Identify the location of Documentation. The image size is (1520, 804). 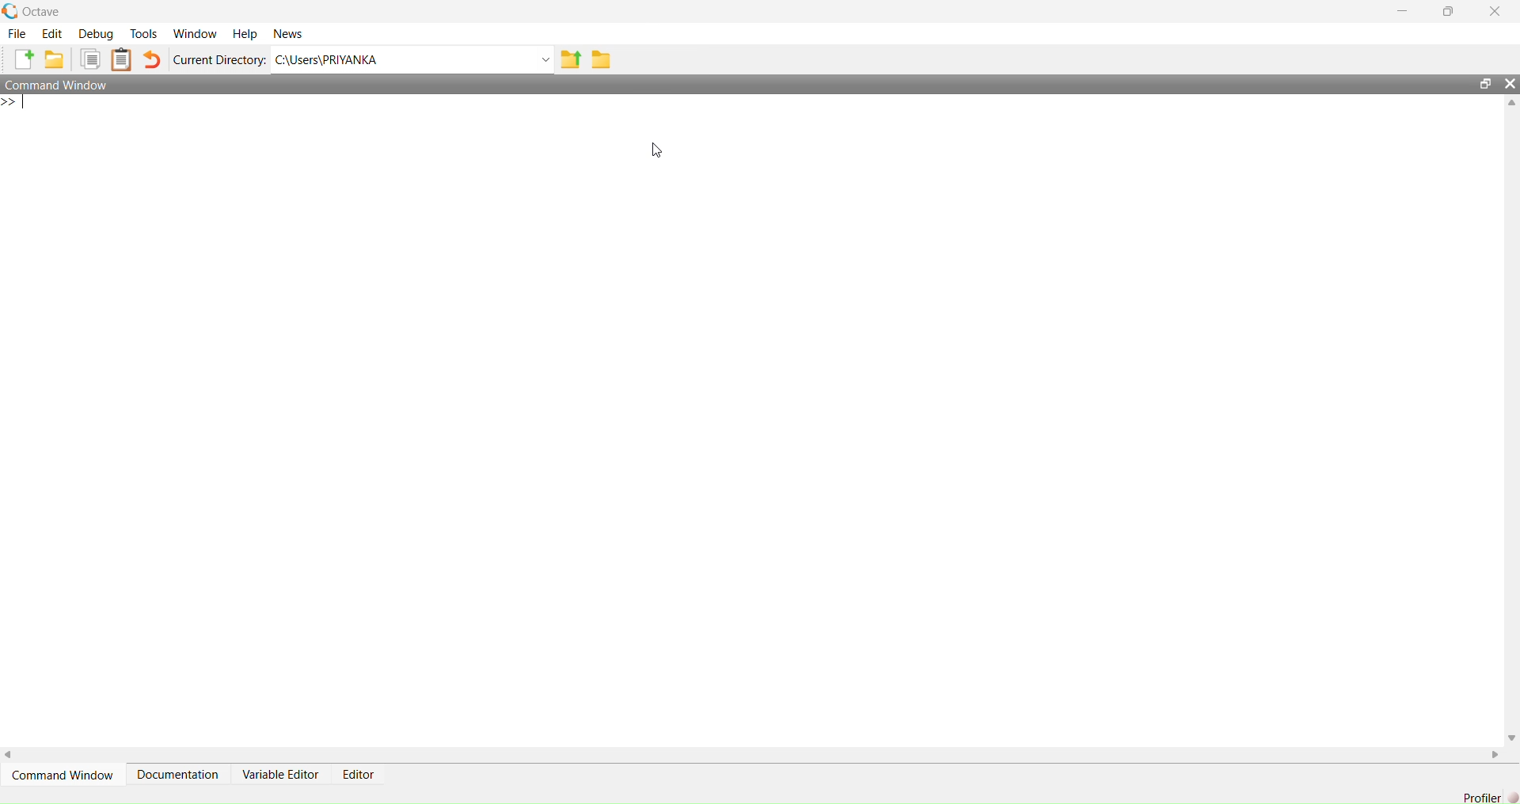
(176, 774).